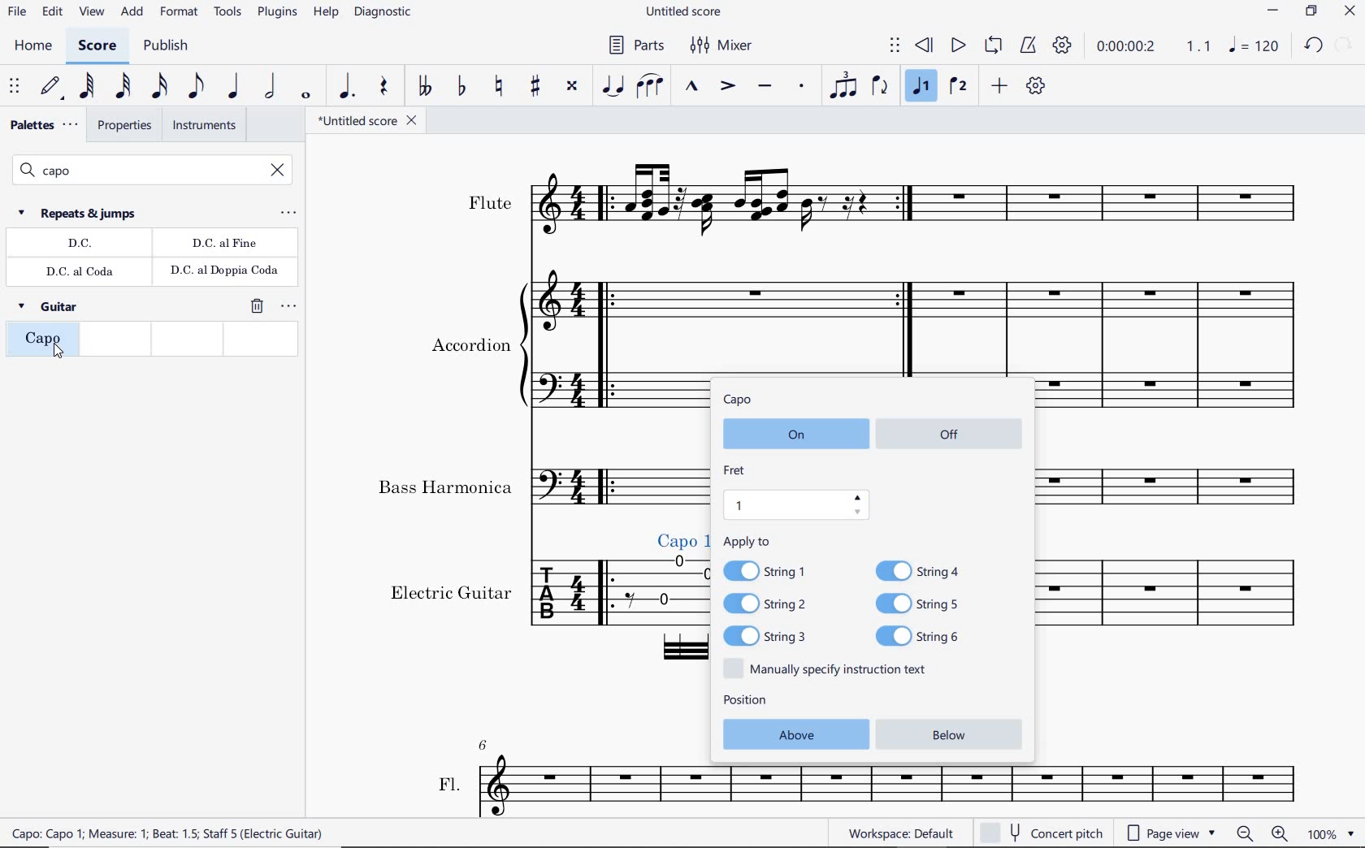 This screenshot has width=1365, height=848. Describe the element at coordinates (32, 46) in the screenshot. I see `home` at that location.